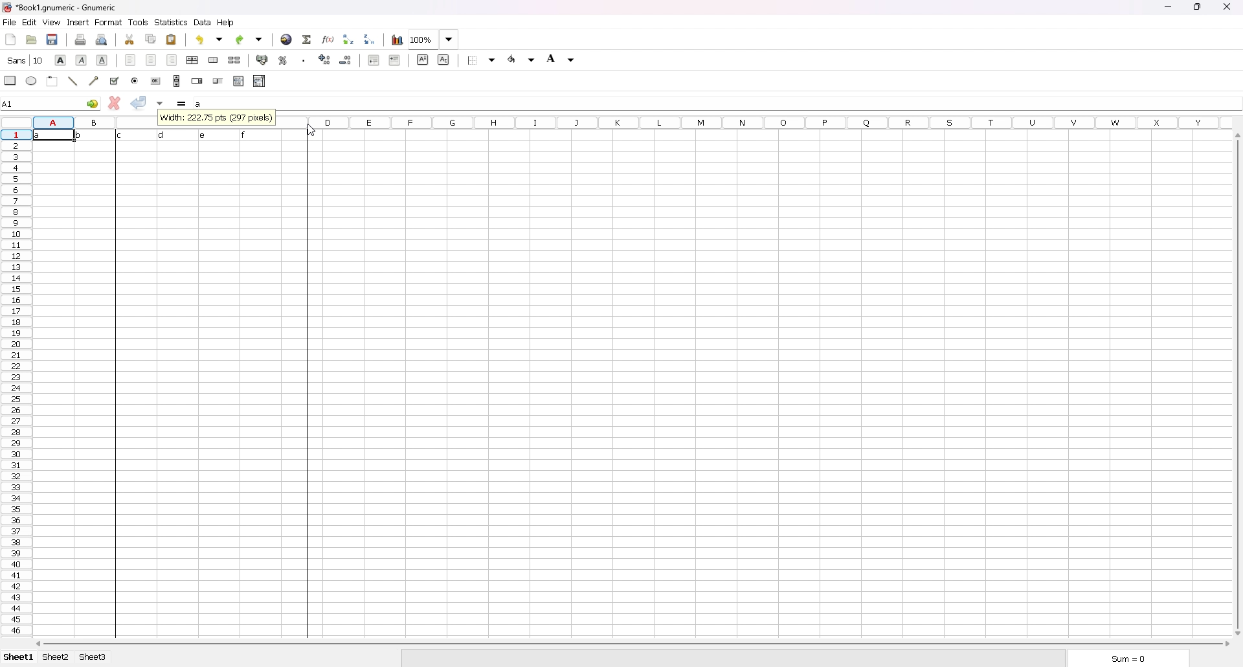 This screenshot has height=667, width=1243. Describe the element at coordinates (93, 120) in the screenshot. I see `ROWS` at that location.